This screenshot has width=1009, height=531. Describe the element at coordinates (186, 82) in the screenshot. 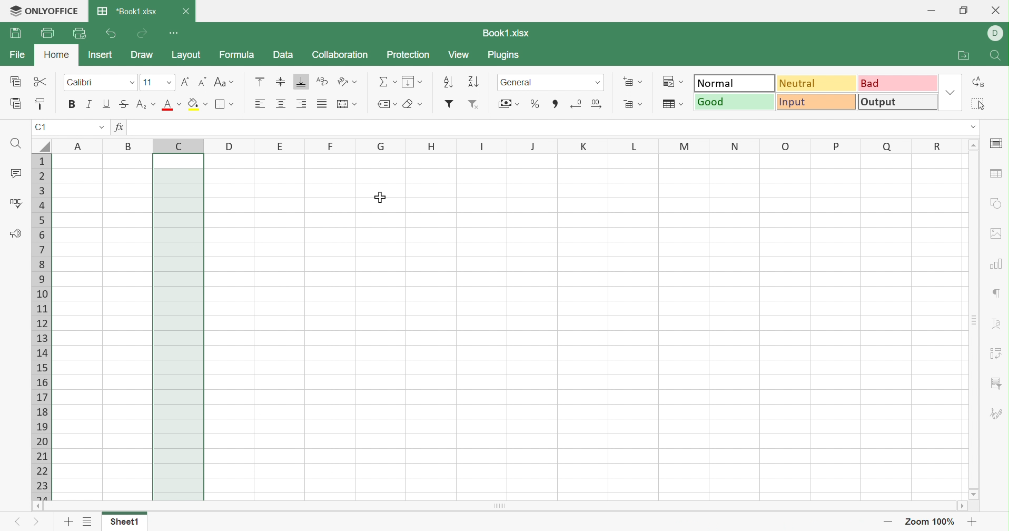

I see `Increment font size` at that location.